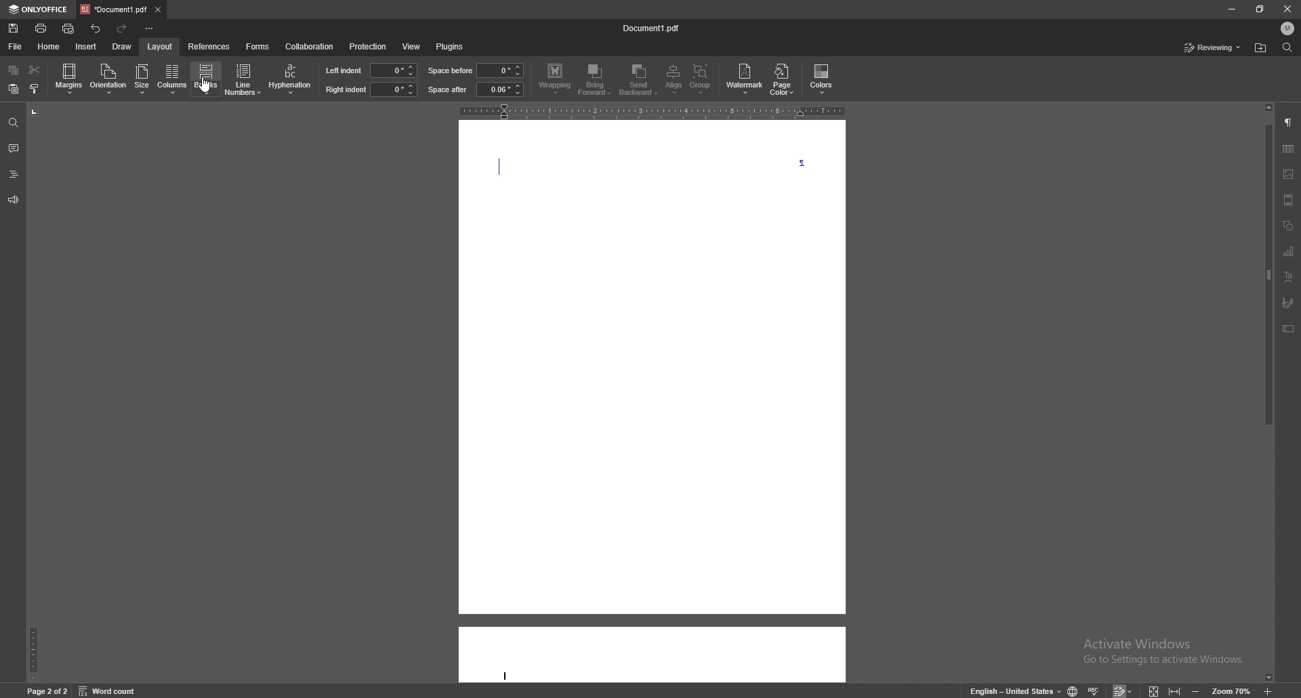 The height and width of the screenshot is (698, 1301). I want to click on draw, so click(123, 46).